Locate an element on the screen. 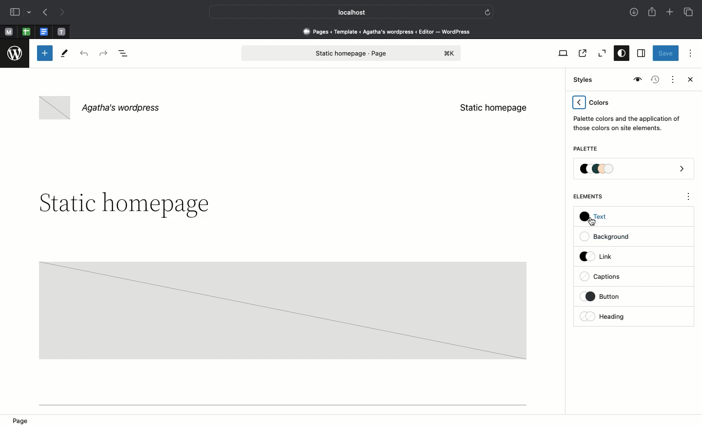 This screenshot has height=426, width=702. cursor is located at coordinates (591, 222).